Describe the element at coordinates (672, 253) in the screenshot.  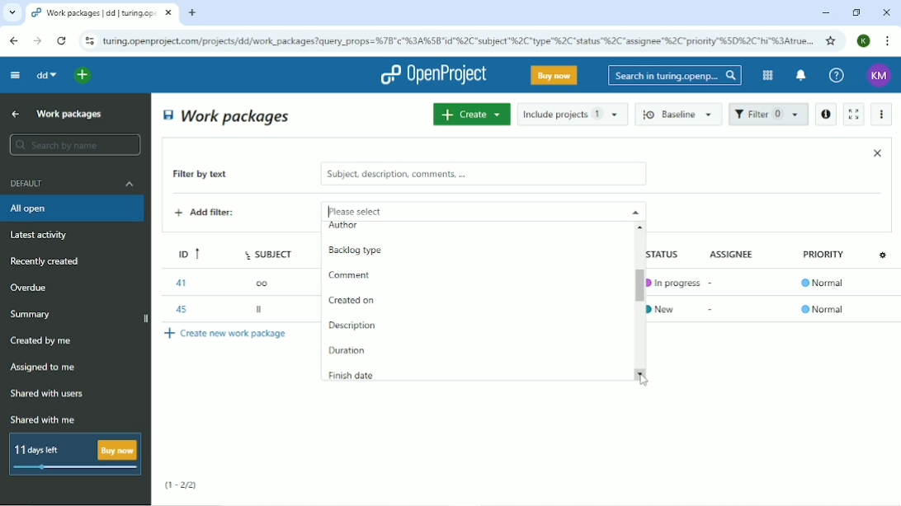
I see `Status` at that location.